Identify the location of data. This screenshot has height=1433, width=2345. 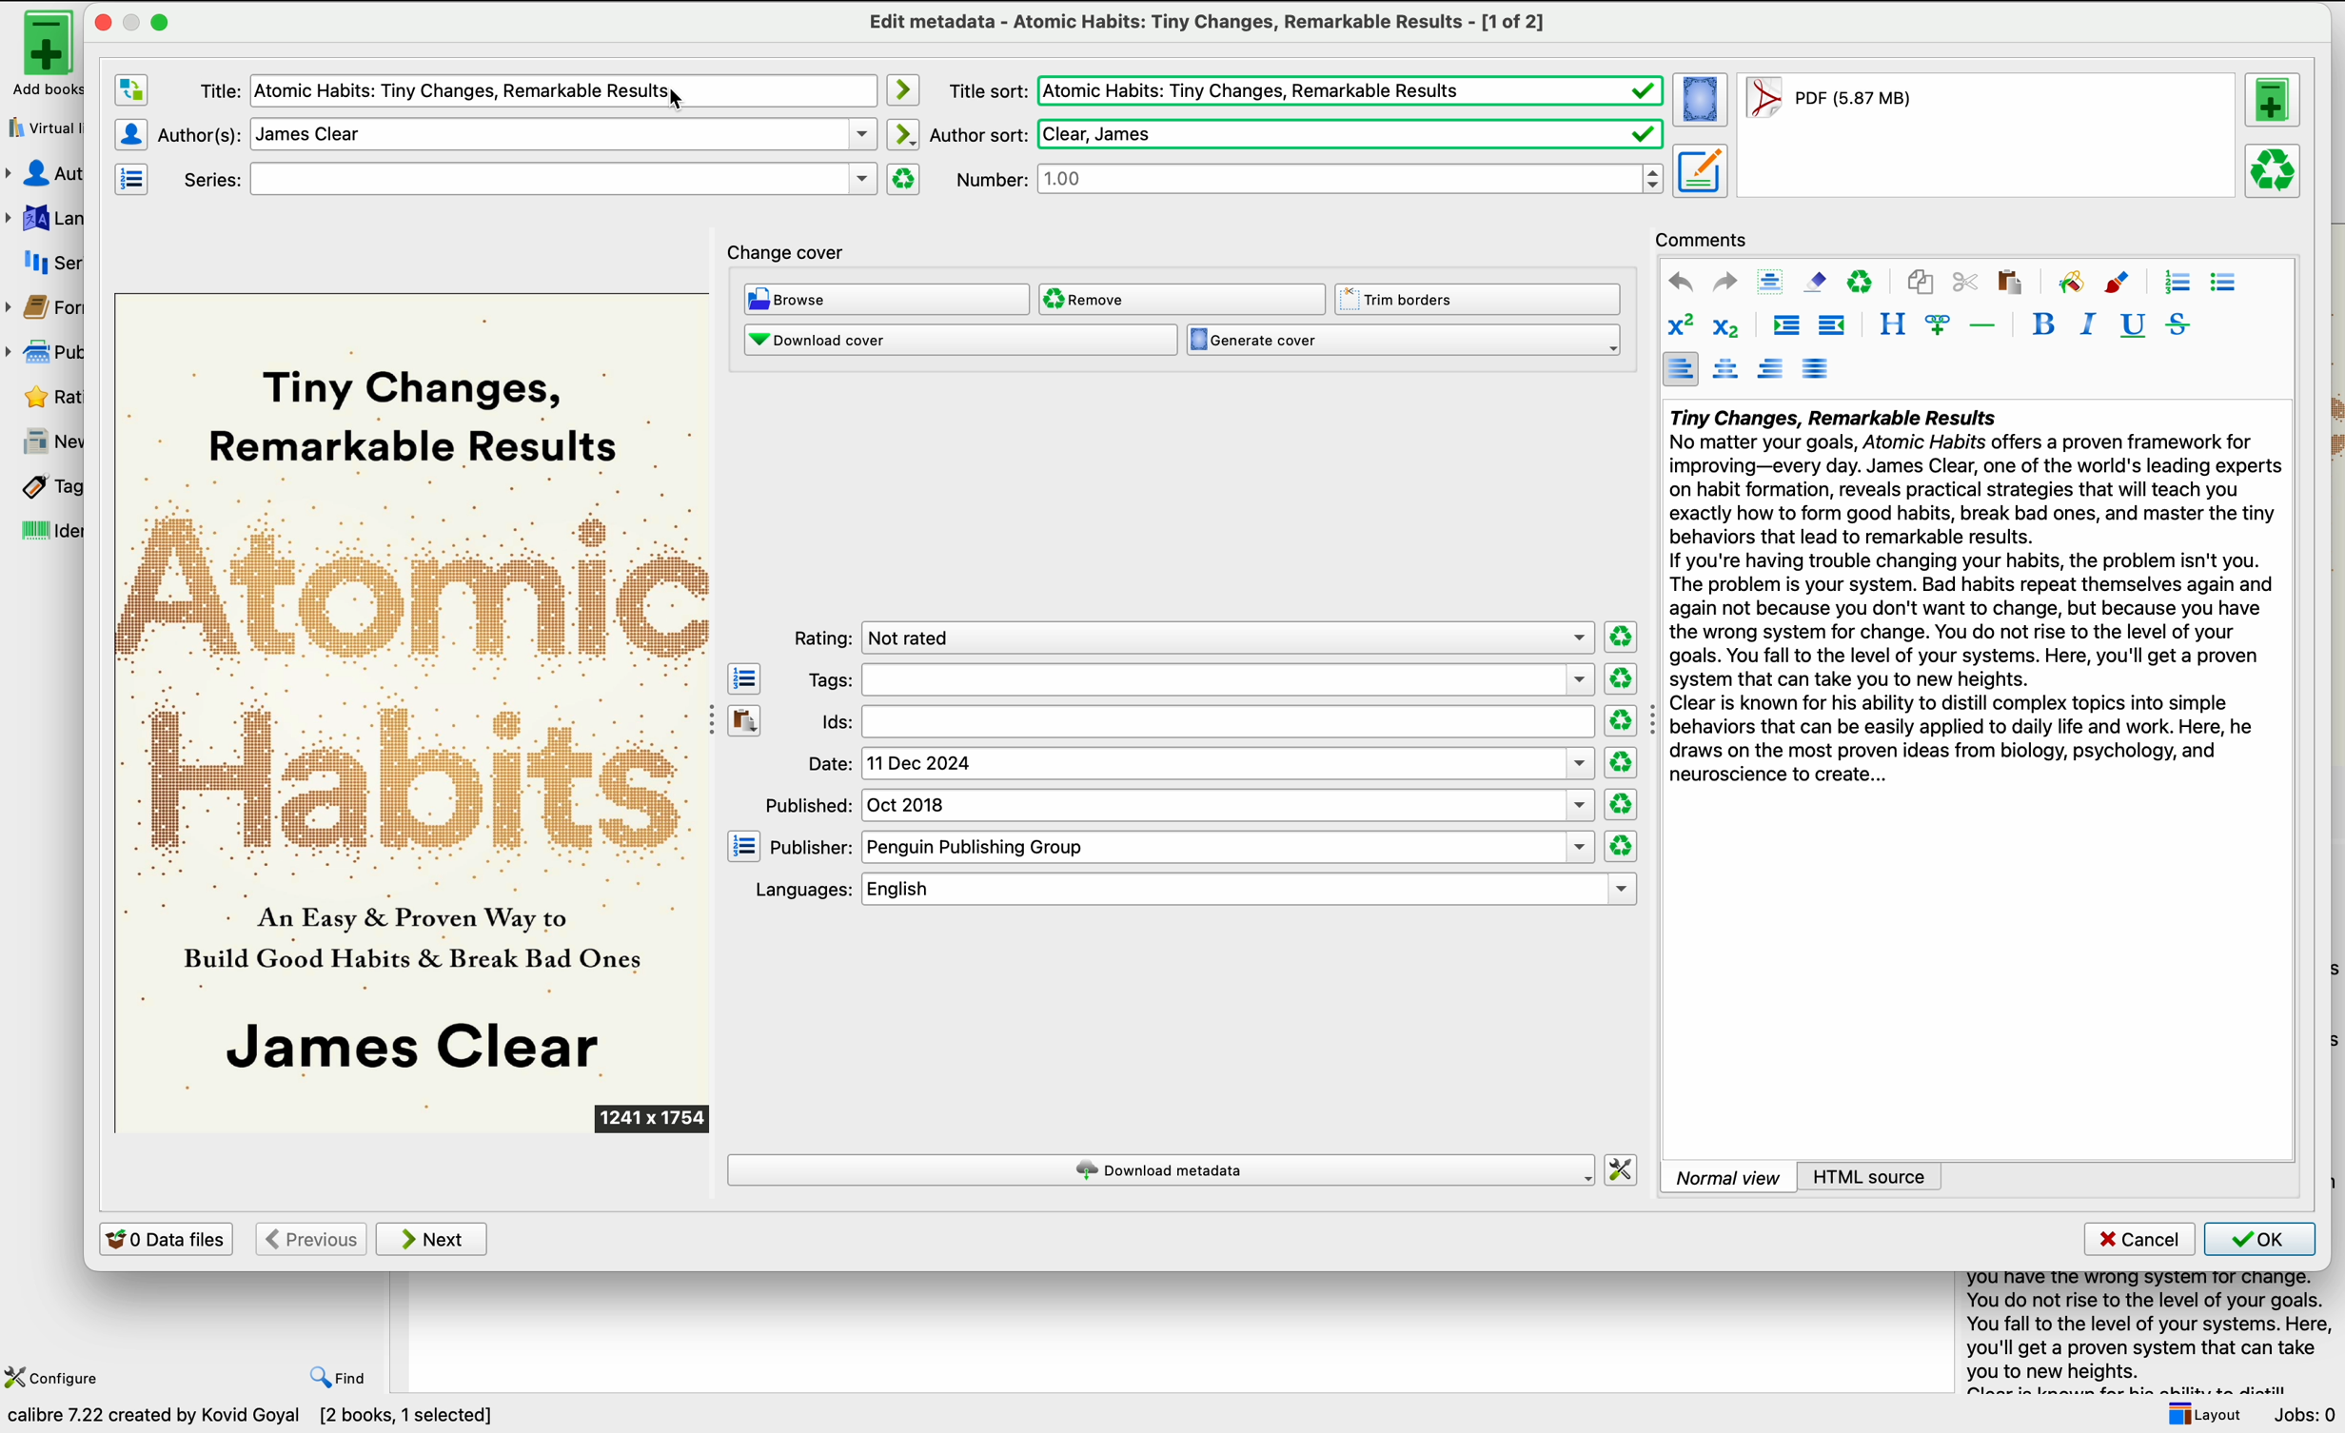
(258, 1419).